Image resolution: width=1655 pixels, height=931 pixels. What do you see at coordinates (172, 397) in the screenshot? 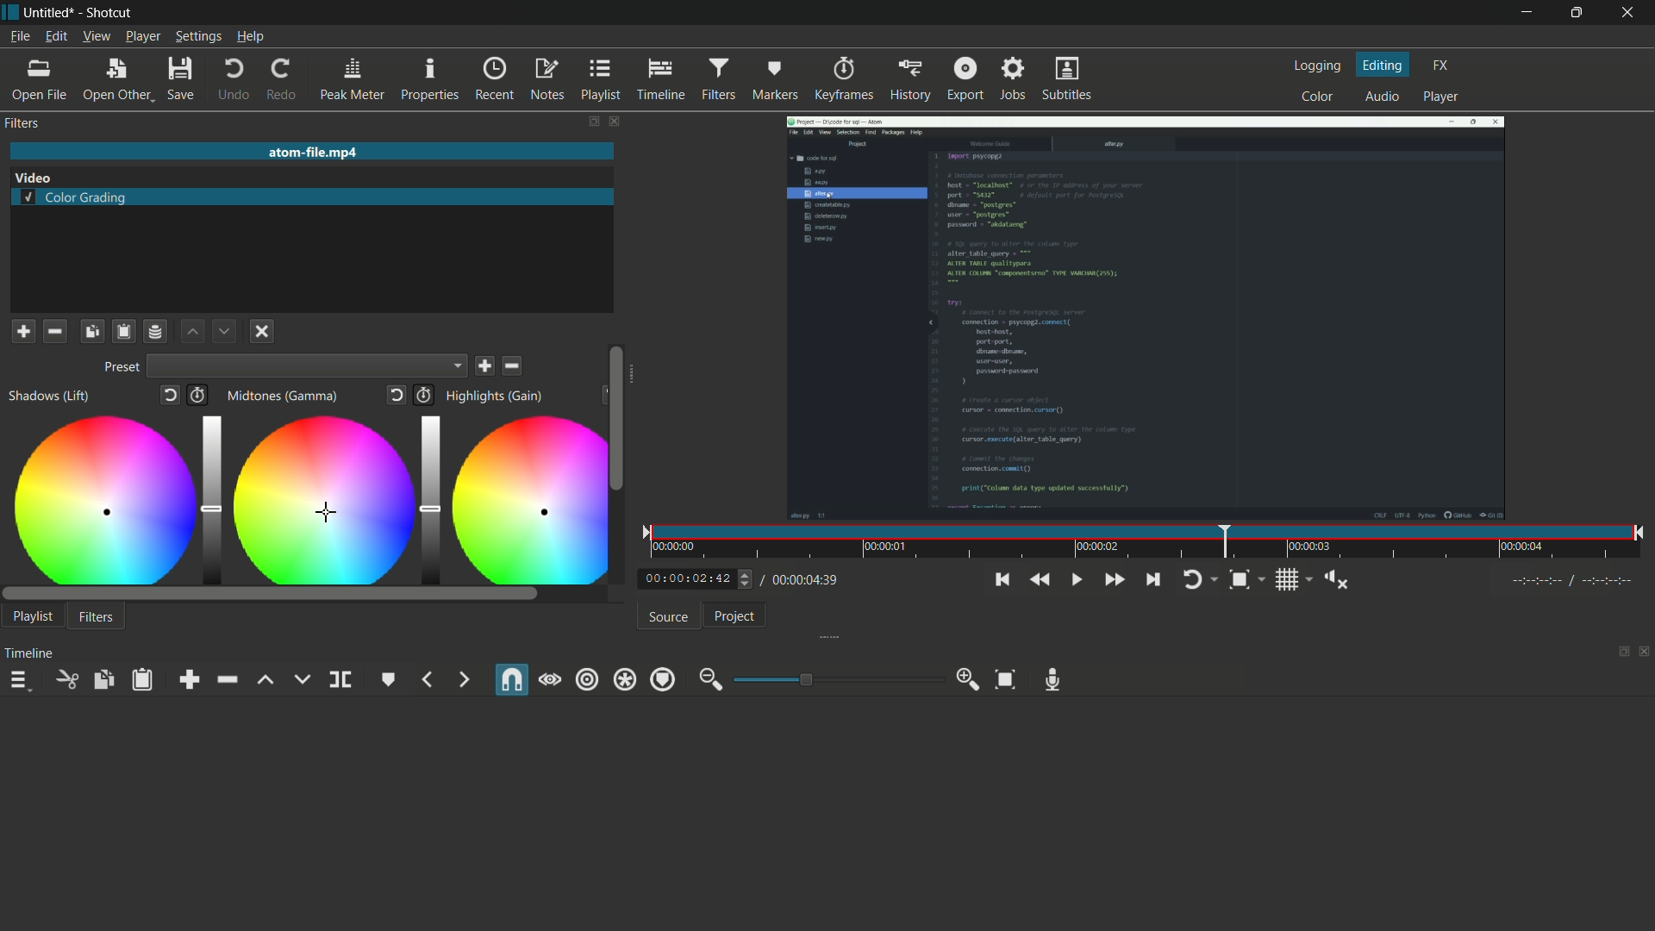
I see `reset to default` at bounding box center [172, 397].